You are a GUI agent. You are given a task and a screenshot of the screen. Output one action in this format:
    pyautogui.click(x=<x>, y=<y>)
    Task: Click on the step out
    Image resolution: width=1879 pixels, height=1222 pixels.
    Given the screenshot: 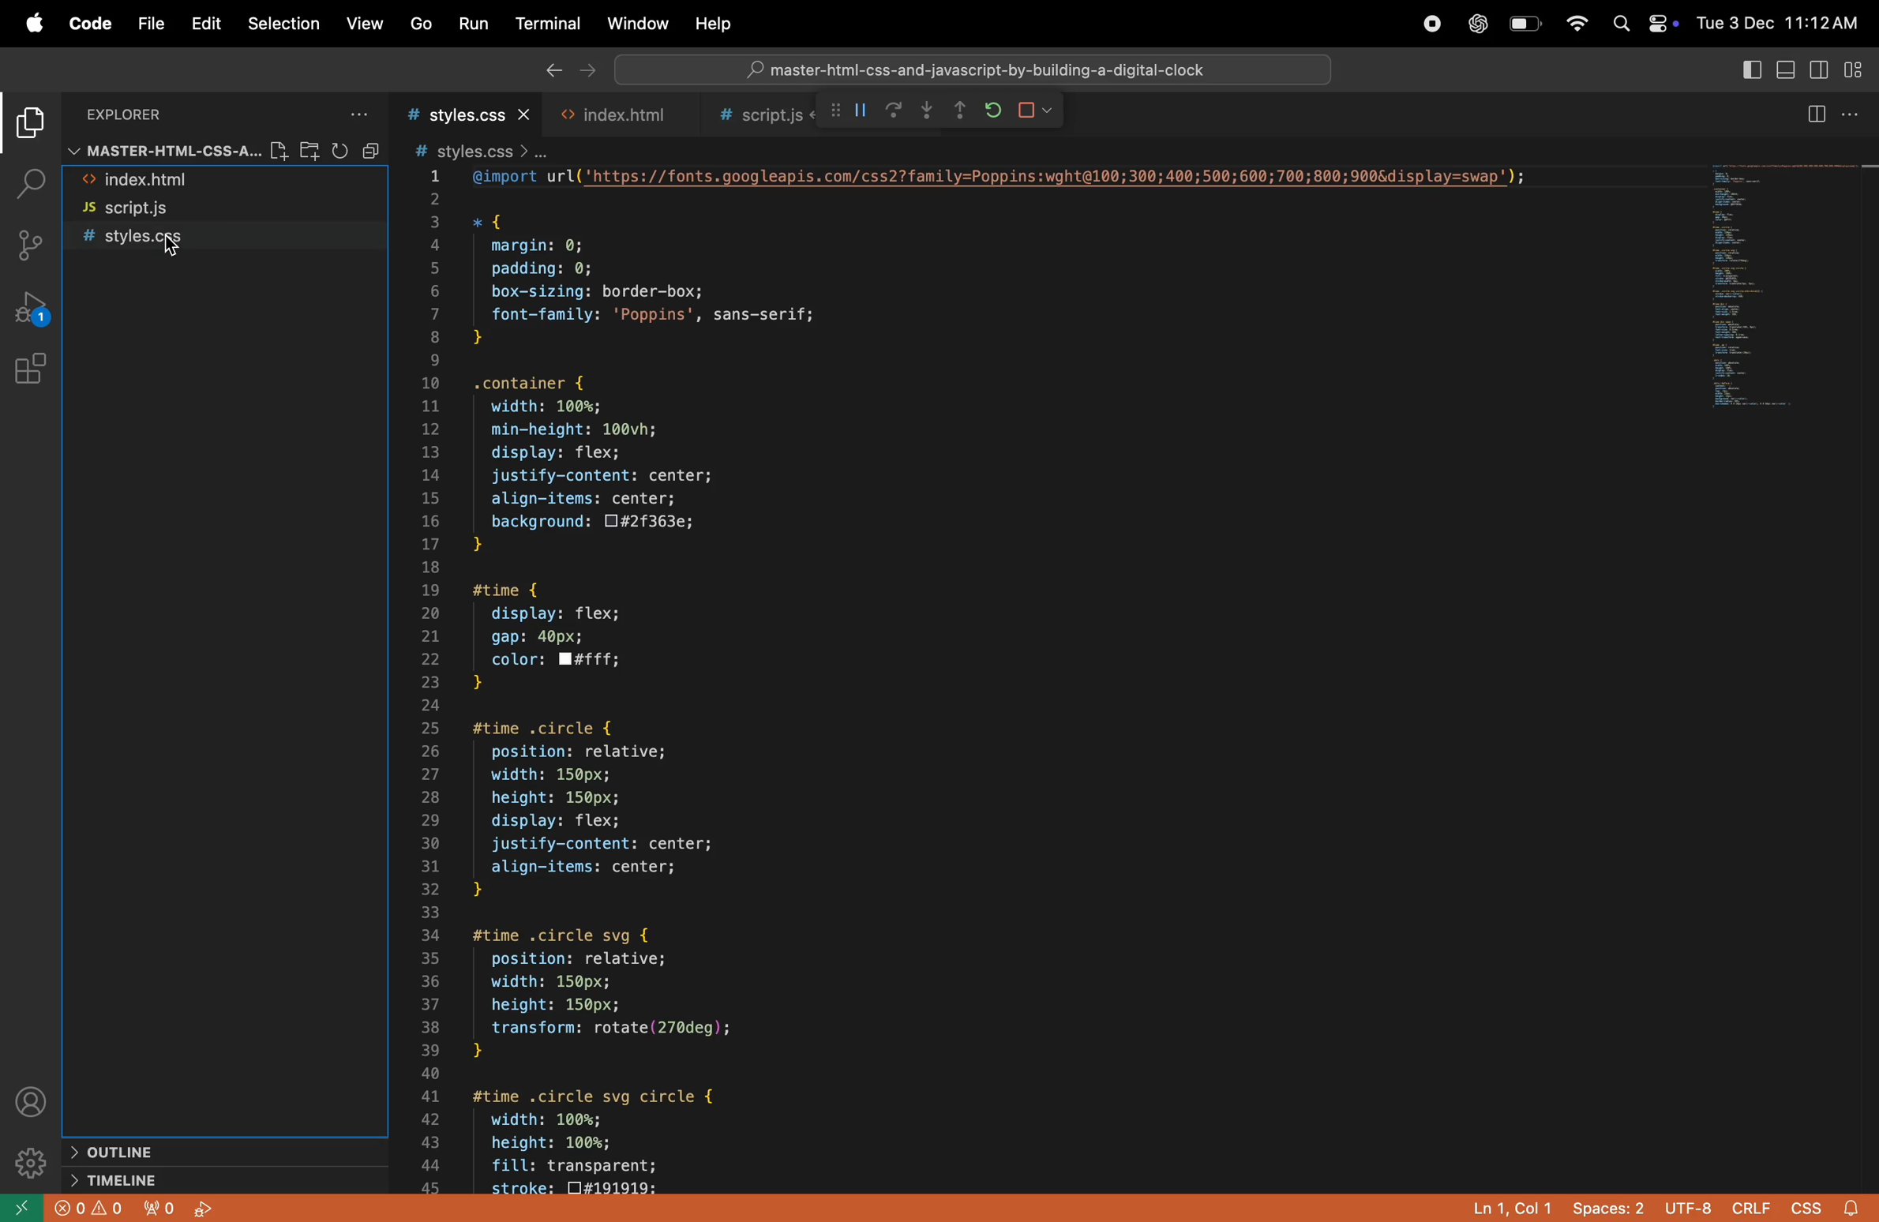 What is the action you would take?
    pyautogui.click(x=929, y=113)
    